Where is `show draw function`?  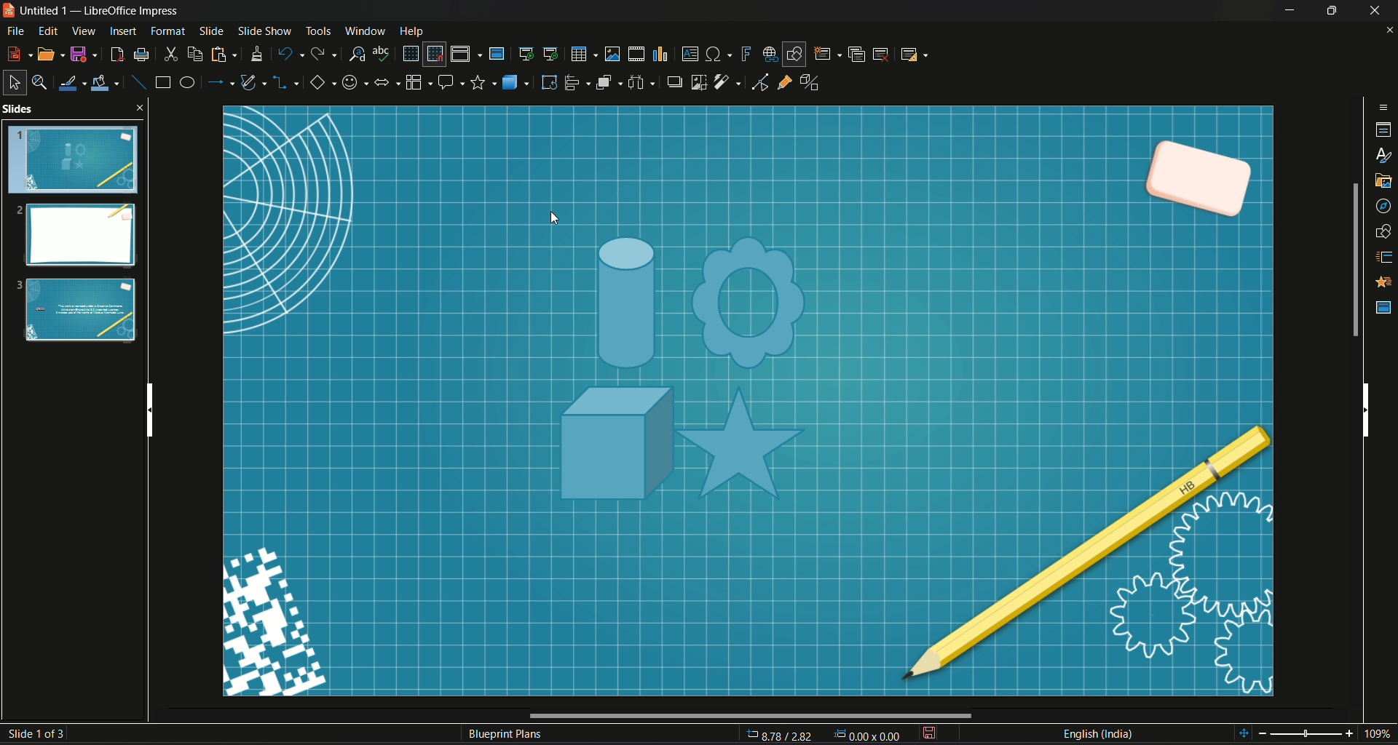 show draw function is located at coordinates (794, 54).